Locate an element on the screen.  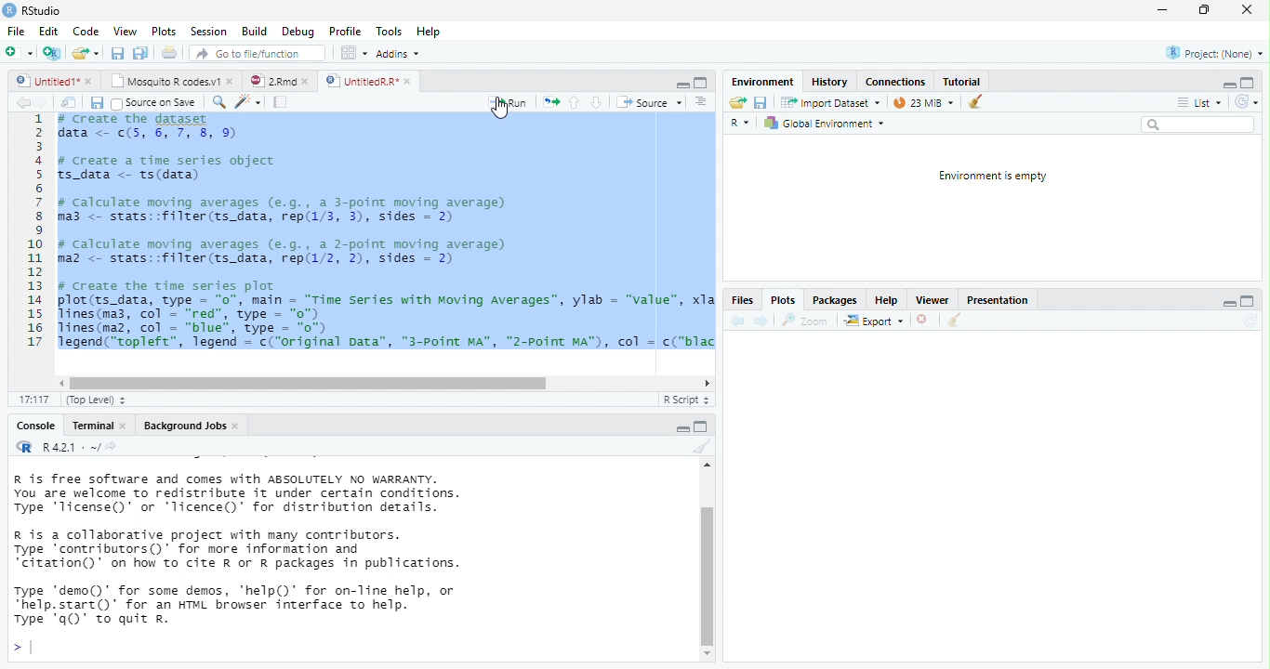
Debug is located at coordinates (298, 32).